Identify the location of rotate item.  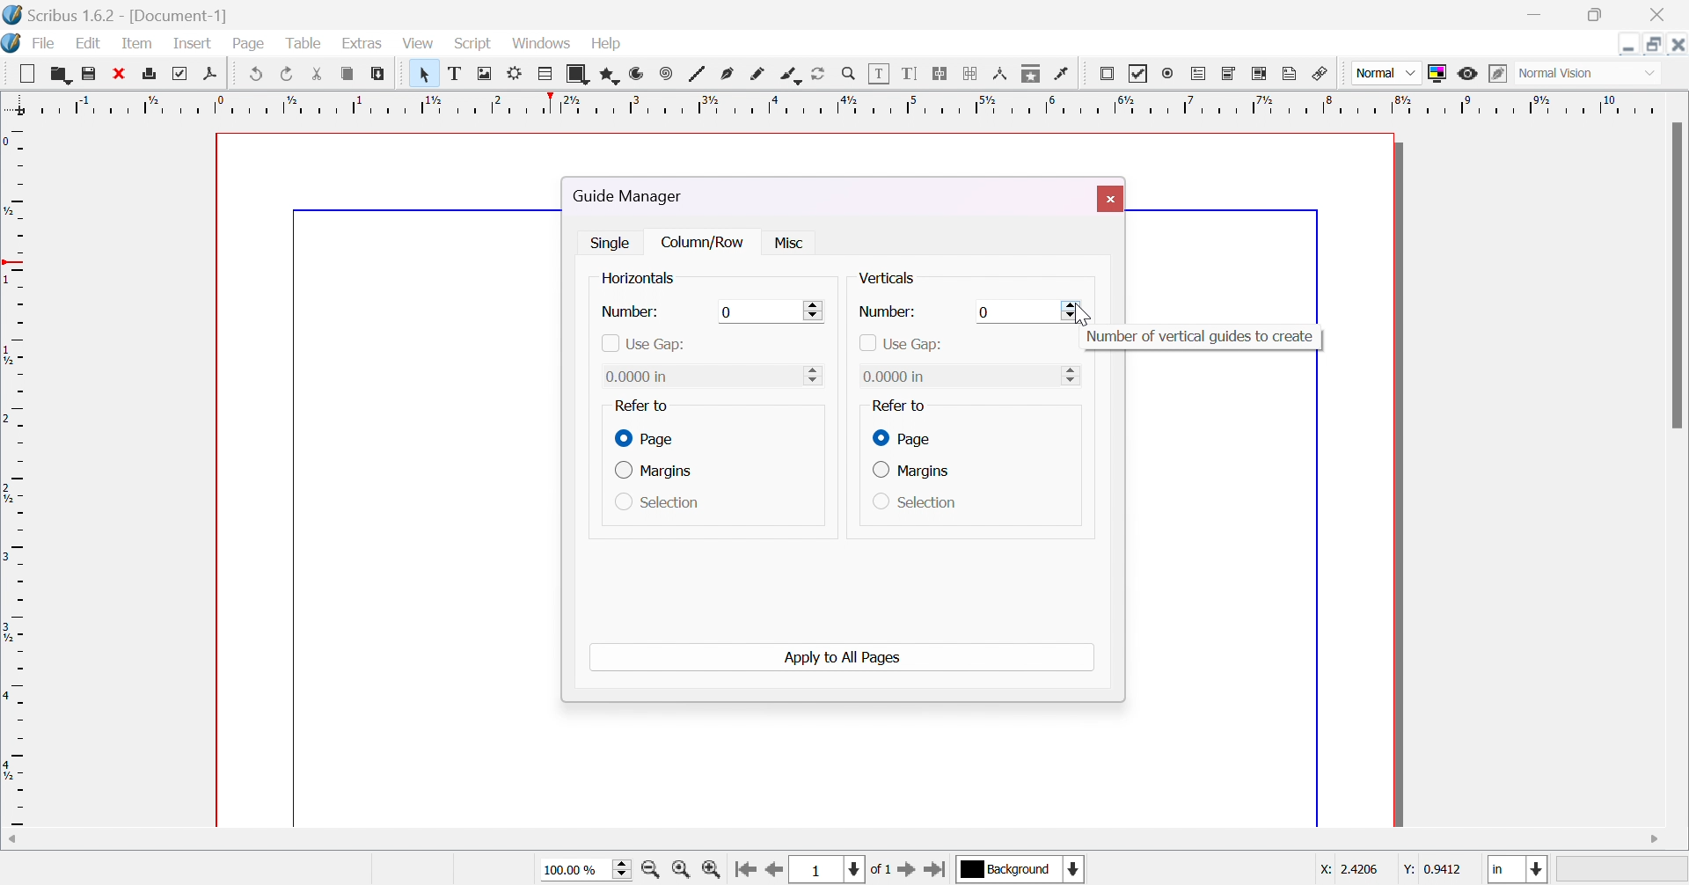
(818, 75).